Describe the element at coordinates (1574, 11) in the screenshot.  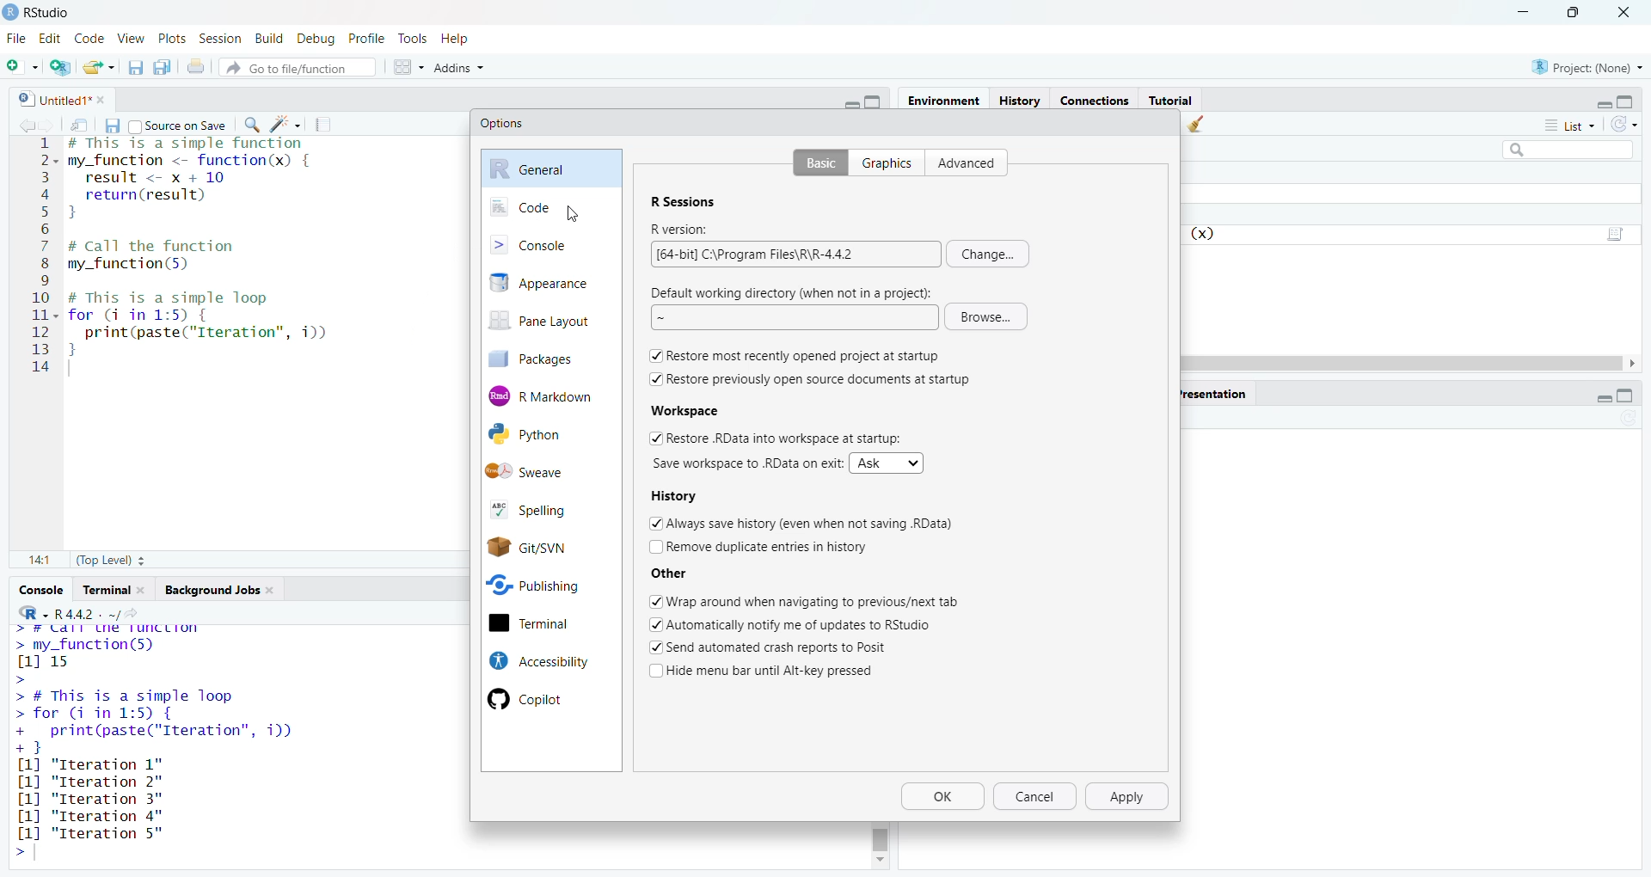
I see `maximize` at that location.